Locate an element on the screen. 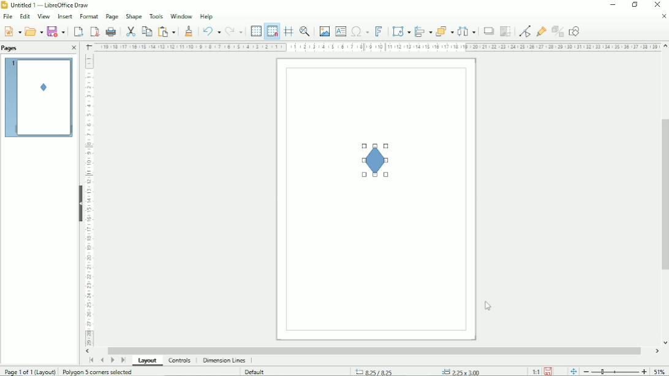  Fit page to current window is located at coordinates (573, 370).